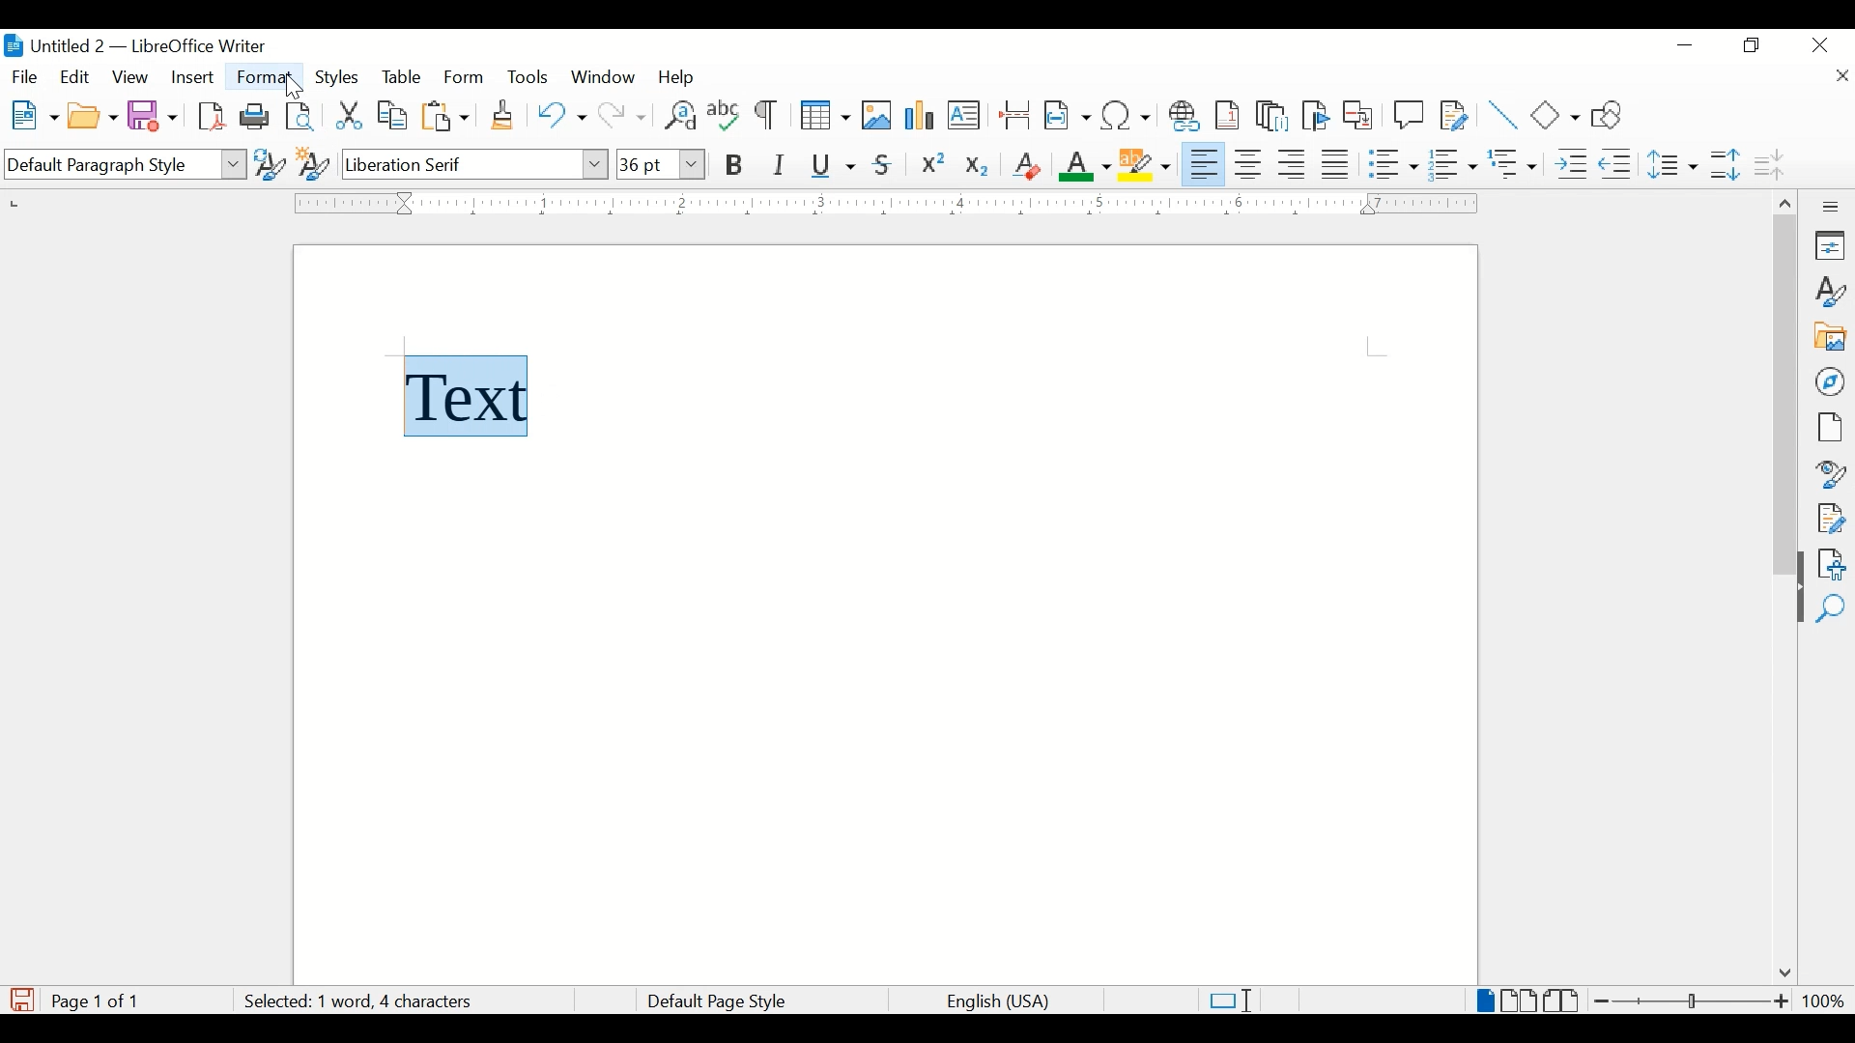 The width and height of the screenshot is (1855, 1043). What do you see at coordinates (678, 115) in the screenshot?
I see `find and replace` at bounding box center [678, 115].